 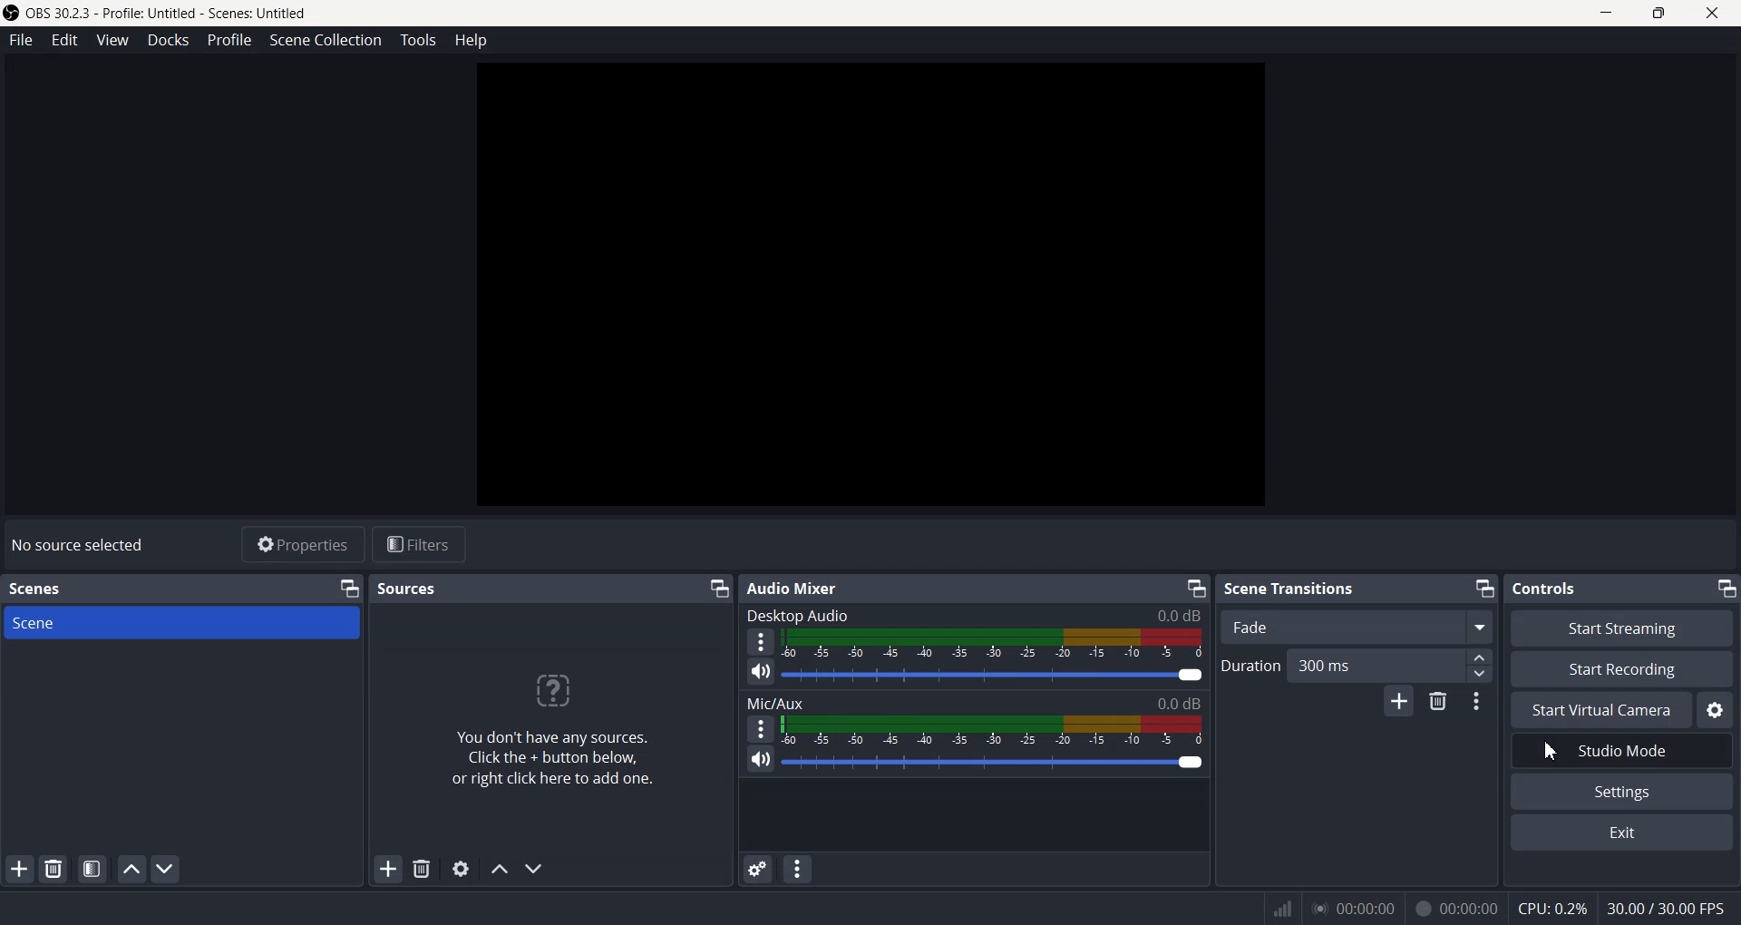 What do you see at coordinates (991, 762) in the screenshot?
I see `Volume Adjuster` at bounding box center [991, 762].